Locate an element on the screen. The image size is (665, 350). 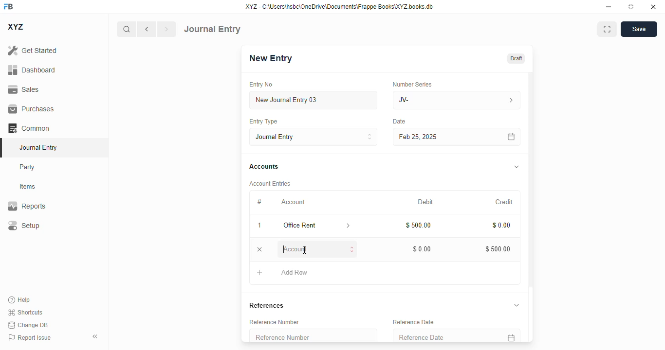
shortcuts is located at coordinates (25, 312).